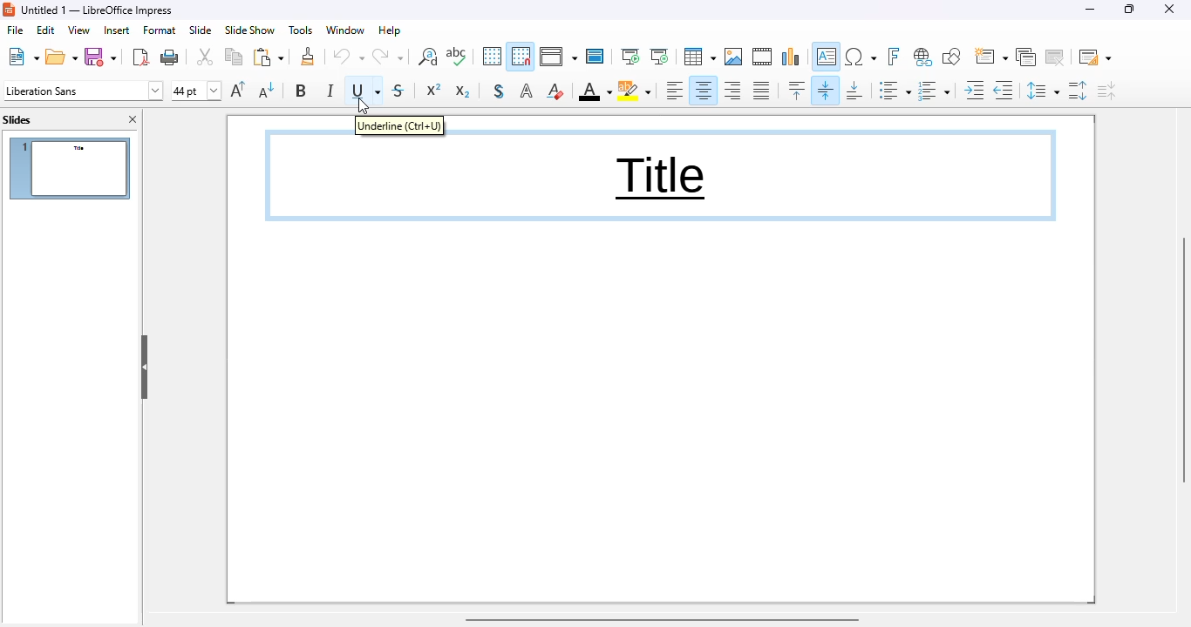  What do you see at coordinates (861, 57) in the screenshot?
I see `insert special characters` at bounding box center [861, 57].